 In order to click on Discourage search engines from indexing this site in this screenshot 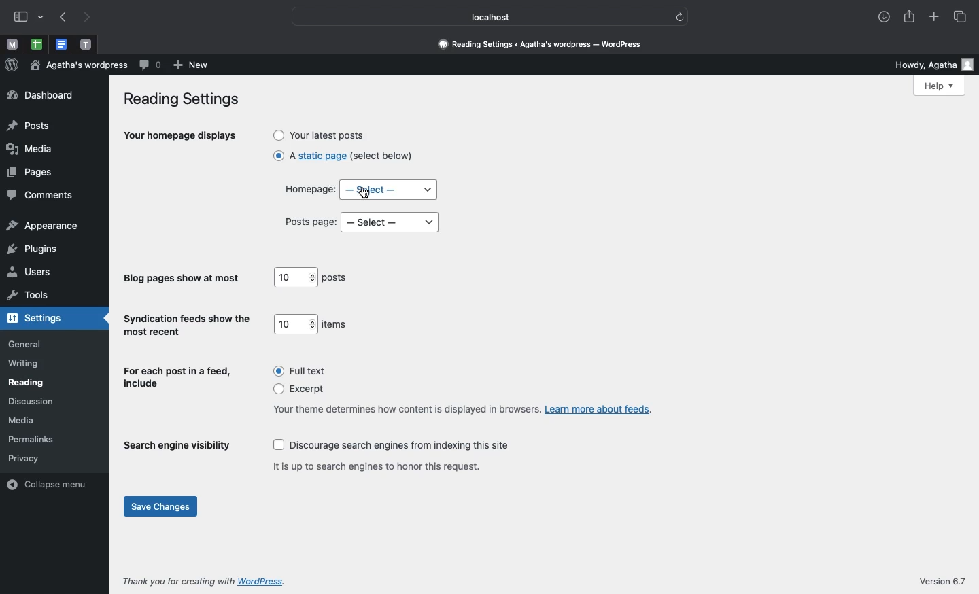, I will do `click(396, 446)`.